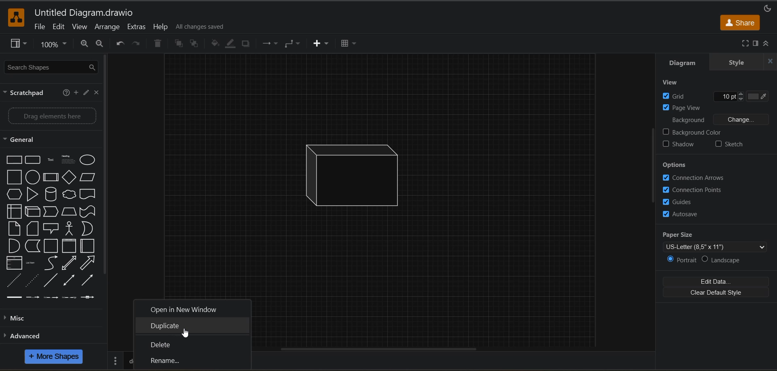  What do you see at coordinates (42, 27) in the screenshot?
I see `file` at bounding box center [42, 27].